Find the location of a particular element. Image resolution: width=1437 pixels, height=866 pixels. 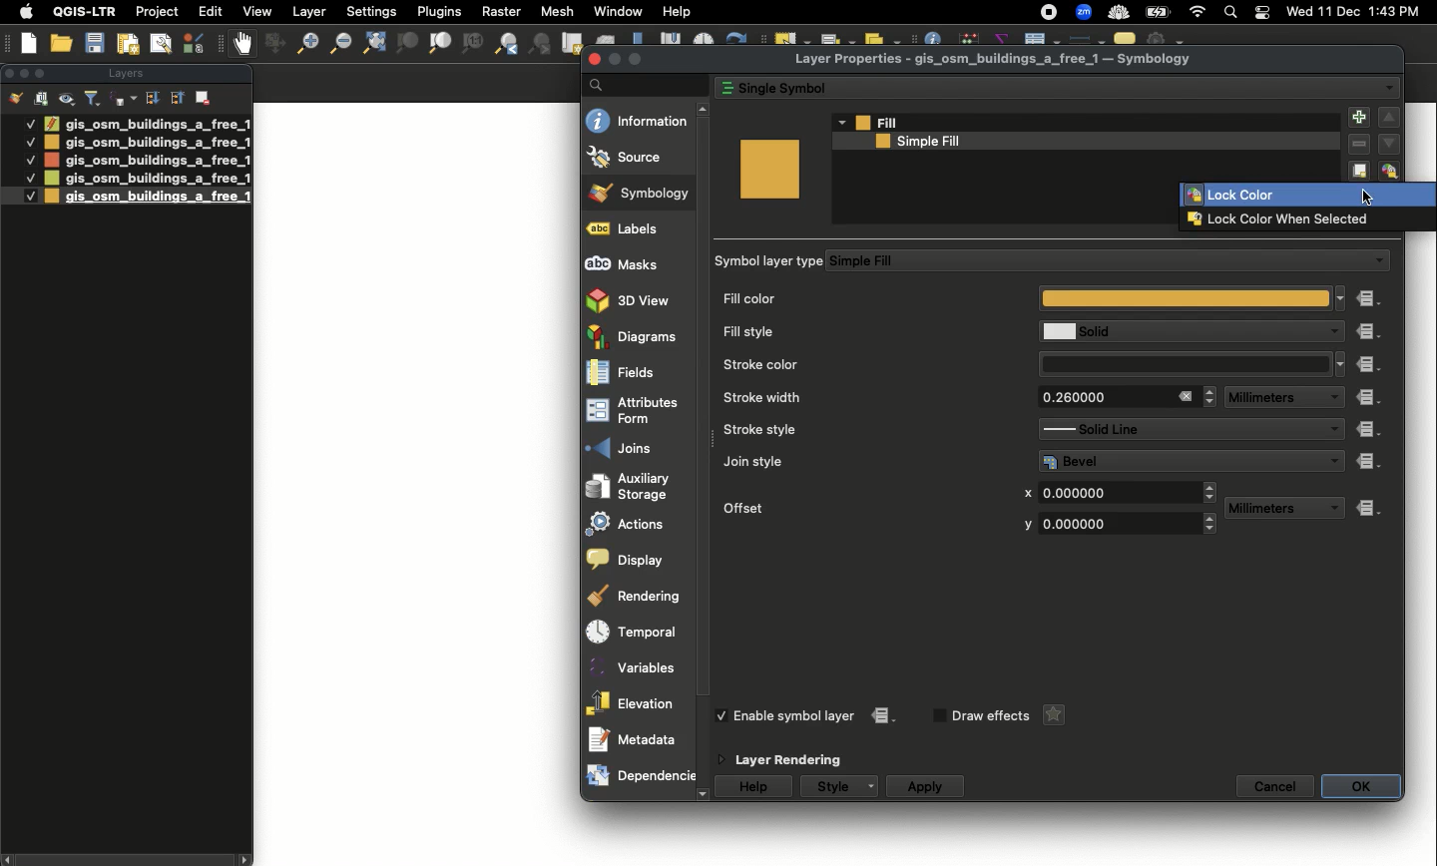

down is located at coordinates (1389, 143).